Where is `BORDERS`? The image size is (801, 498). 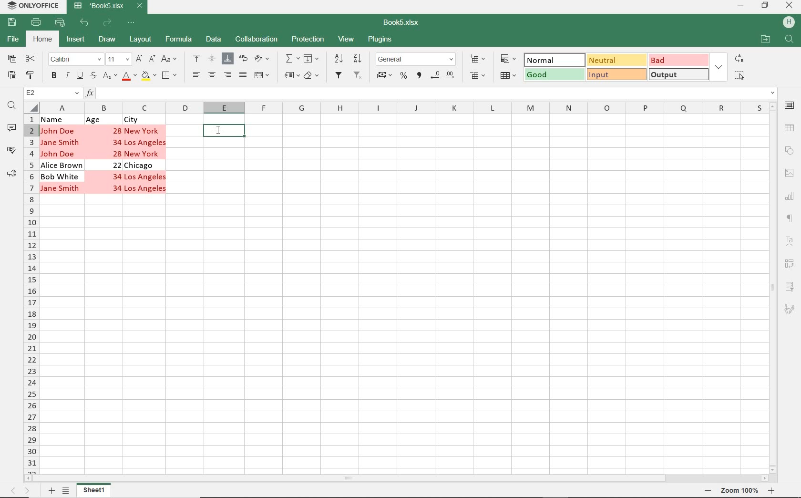 BORDERS is located at coordinates (170, 76).